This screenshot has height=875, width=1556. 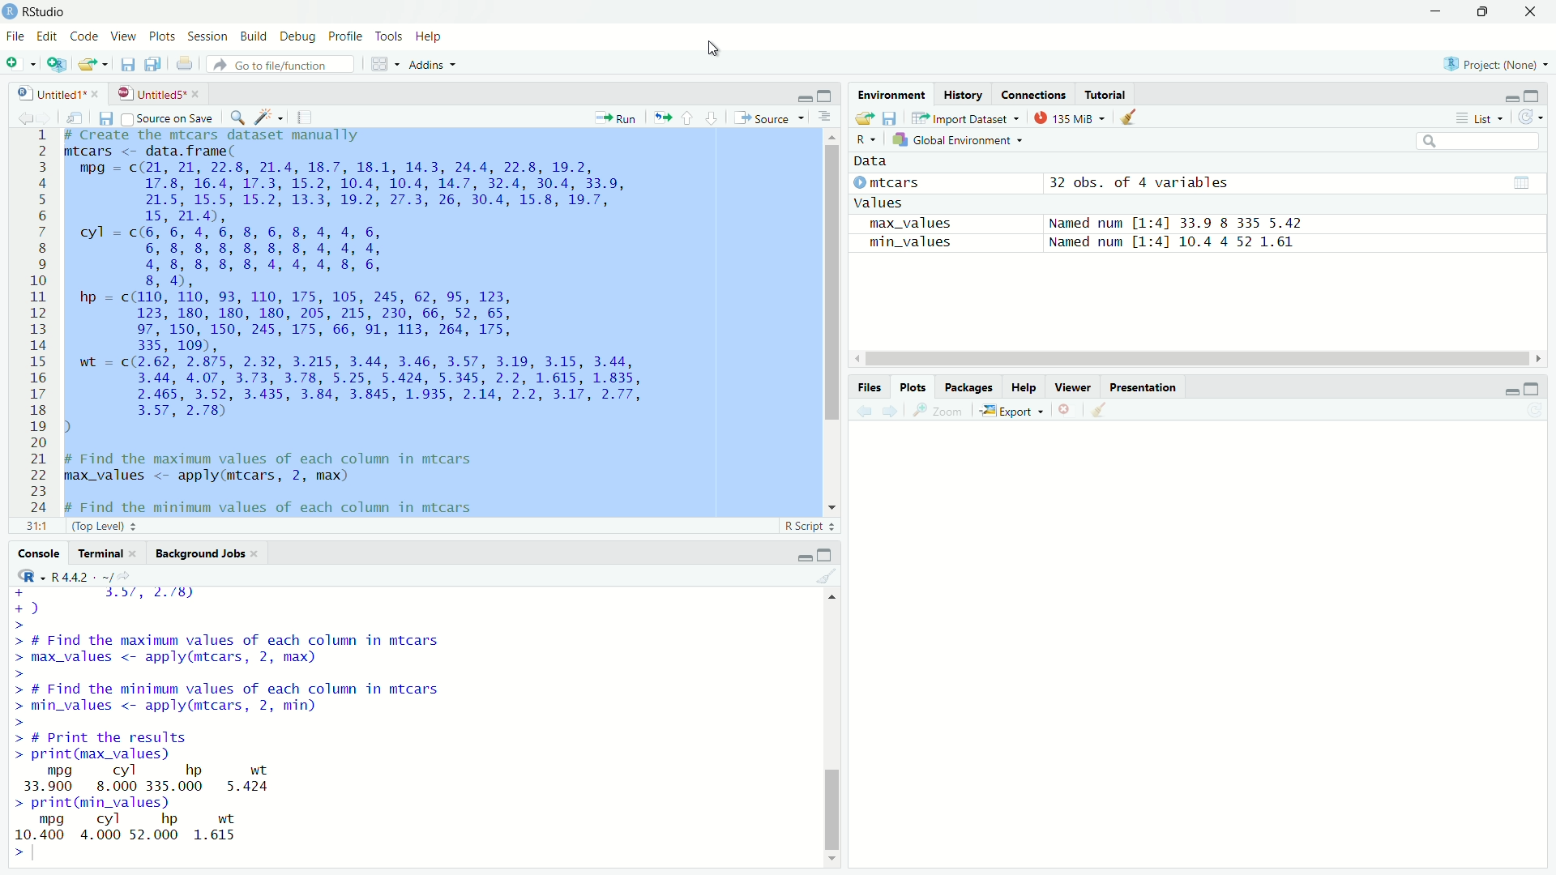 I want to click on Code, so click(x=86, y=36).